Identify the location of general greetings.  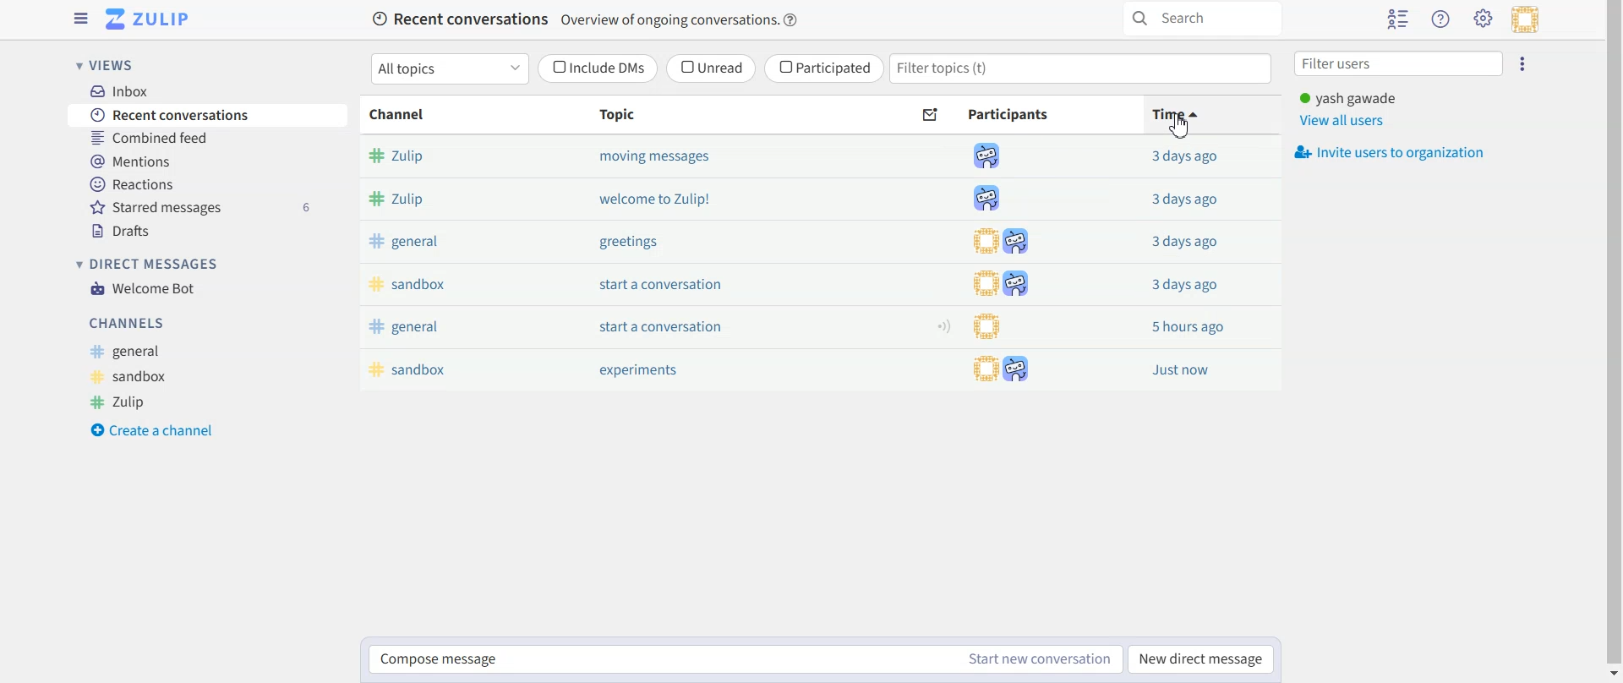
(553, 240).